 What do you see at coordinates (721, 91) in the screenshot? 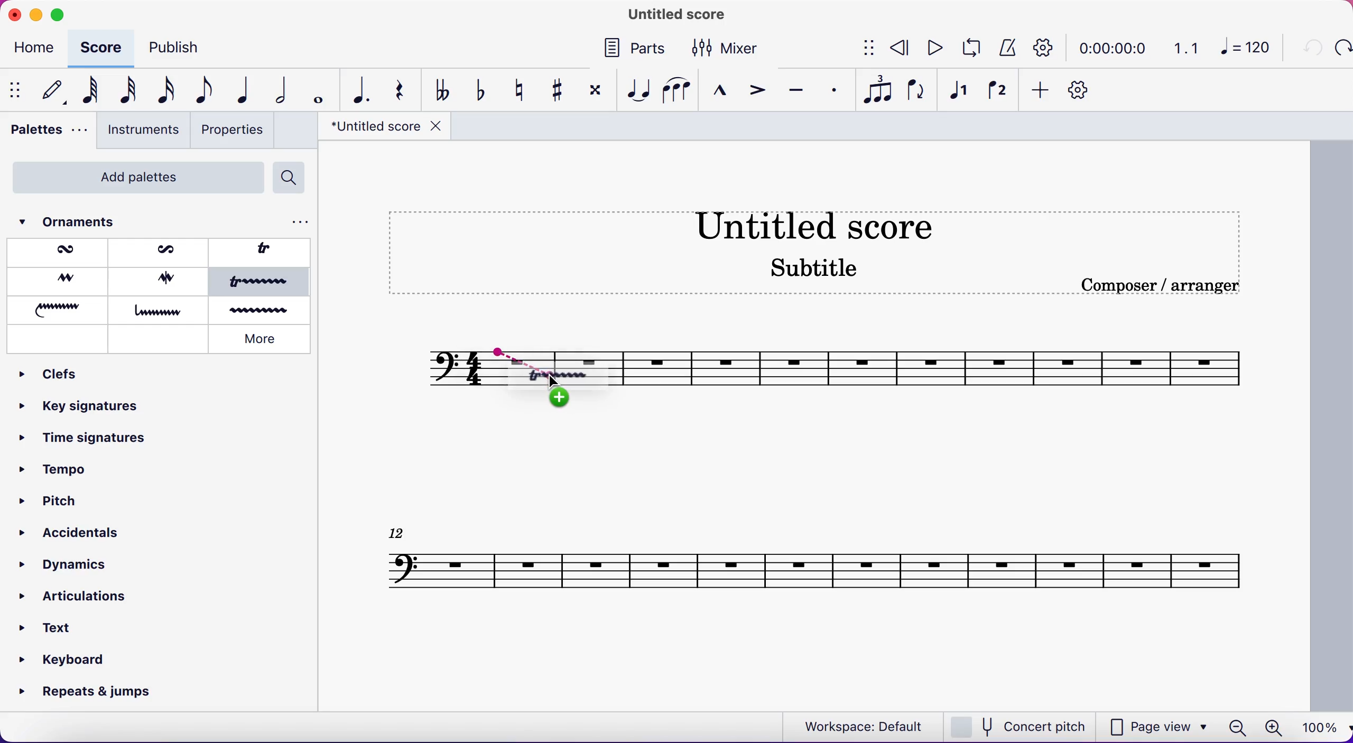
I see `marcato` at bounding box center [721, 91].